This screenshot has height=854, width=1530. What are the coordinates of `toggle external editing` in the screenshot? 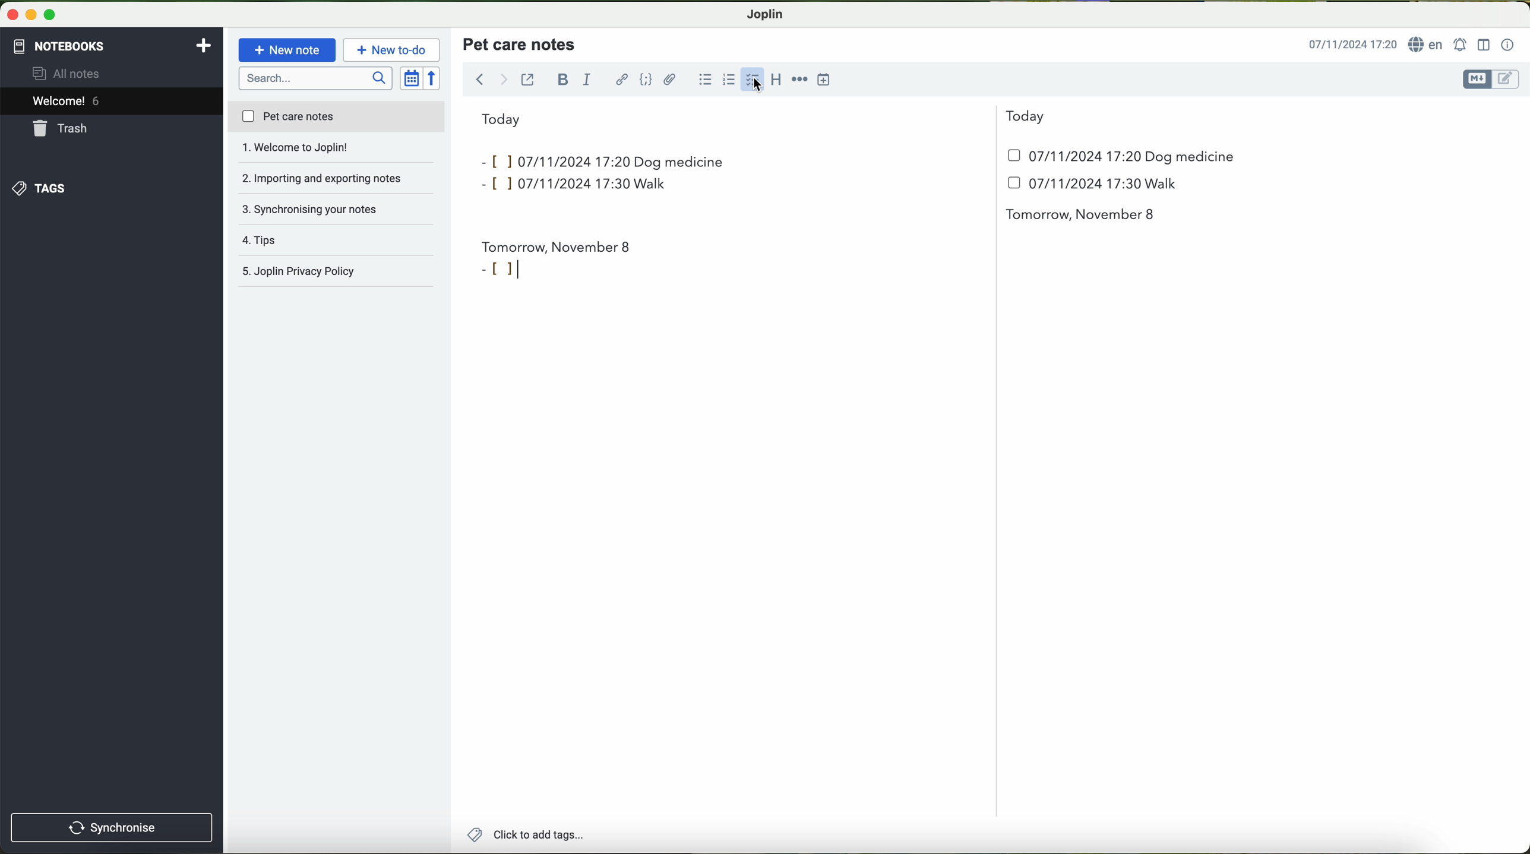 It's located at (527, 79).